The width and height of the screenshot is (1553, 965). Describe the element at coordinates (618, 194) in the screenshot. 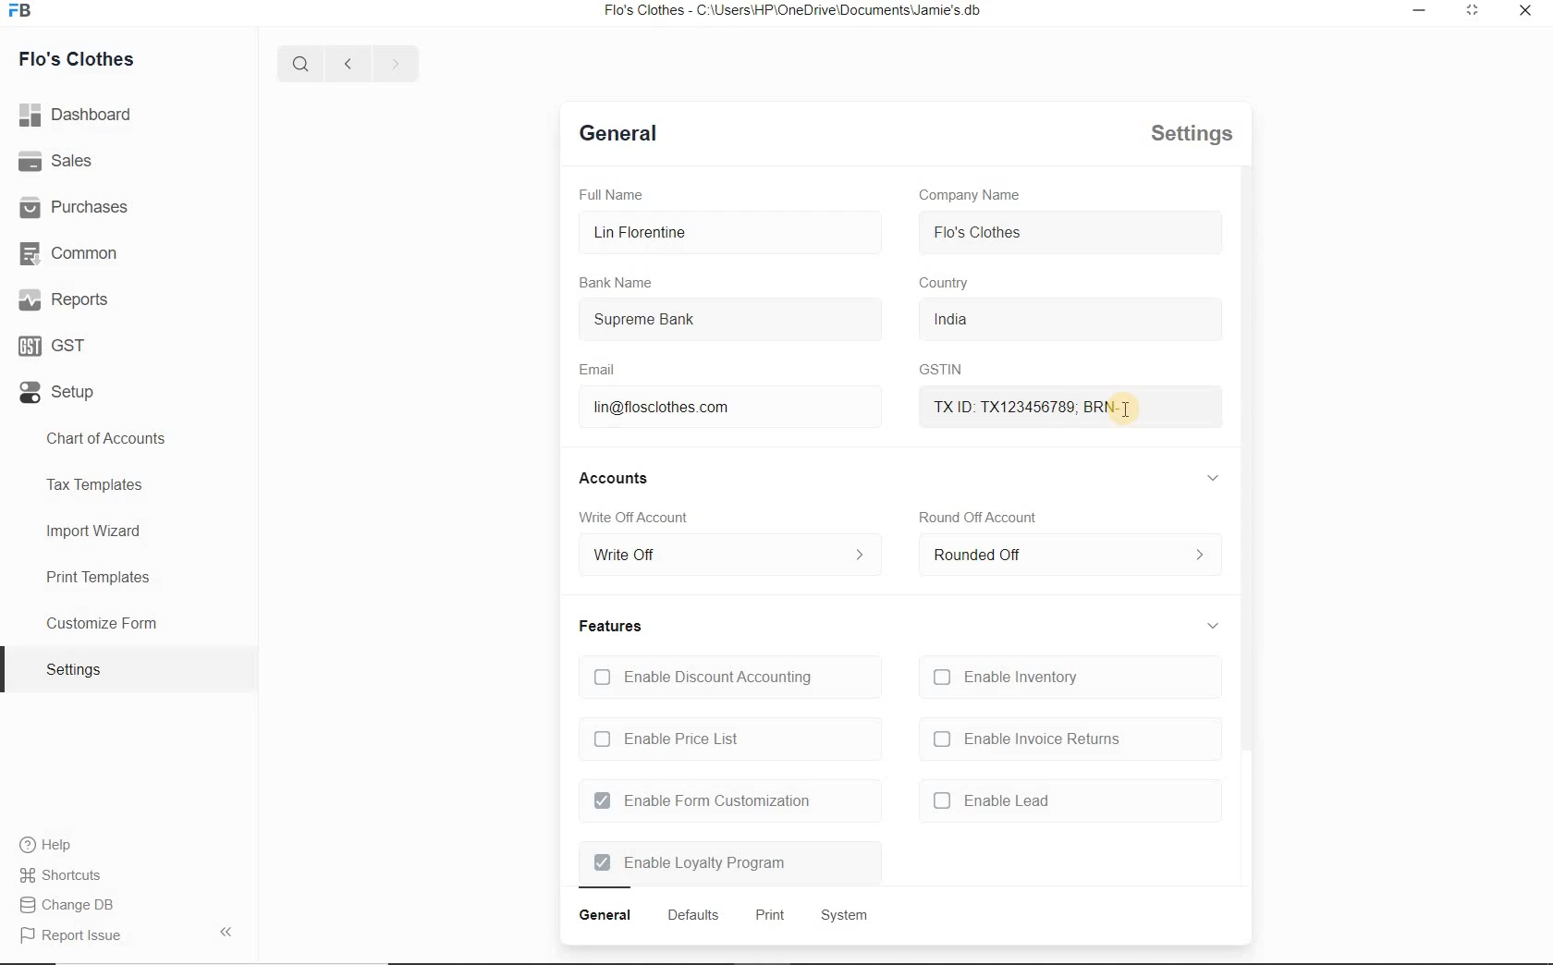

I see `Full Name` at that location.